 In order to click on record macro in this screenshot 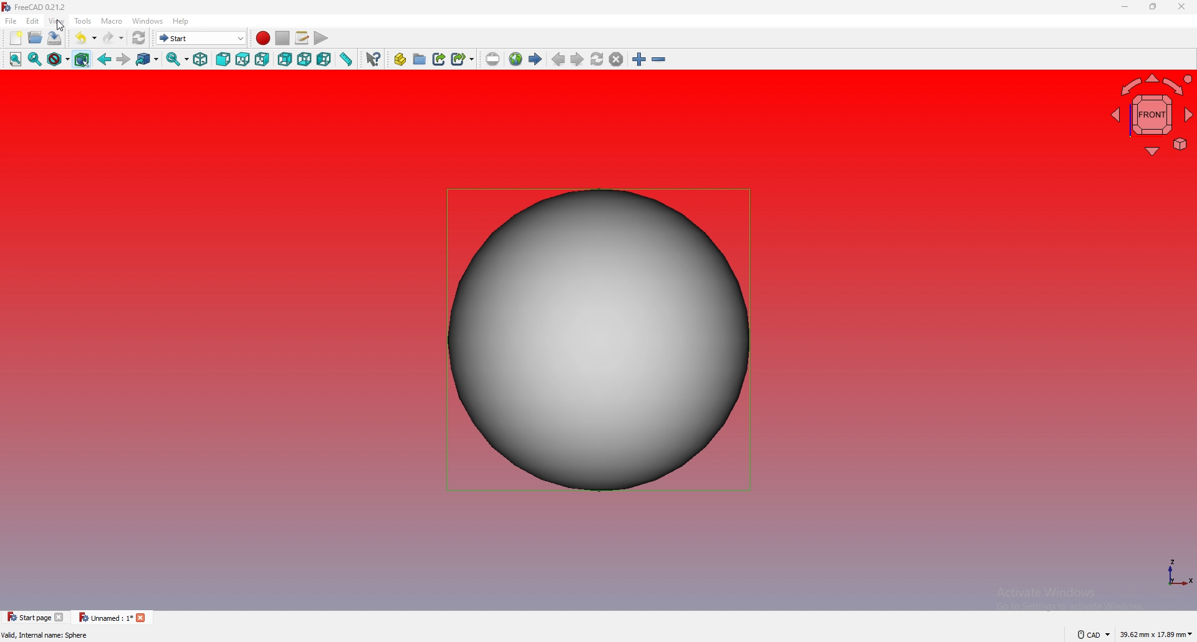, I will do `click(262, 38)`.